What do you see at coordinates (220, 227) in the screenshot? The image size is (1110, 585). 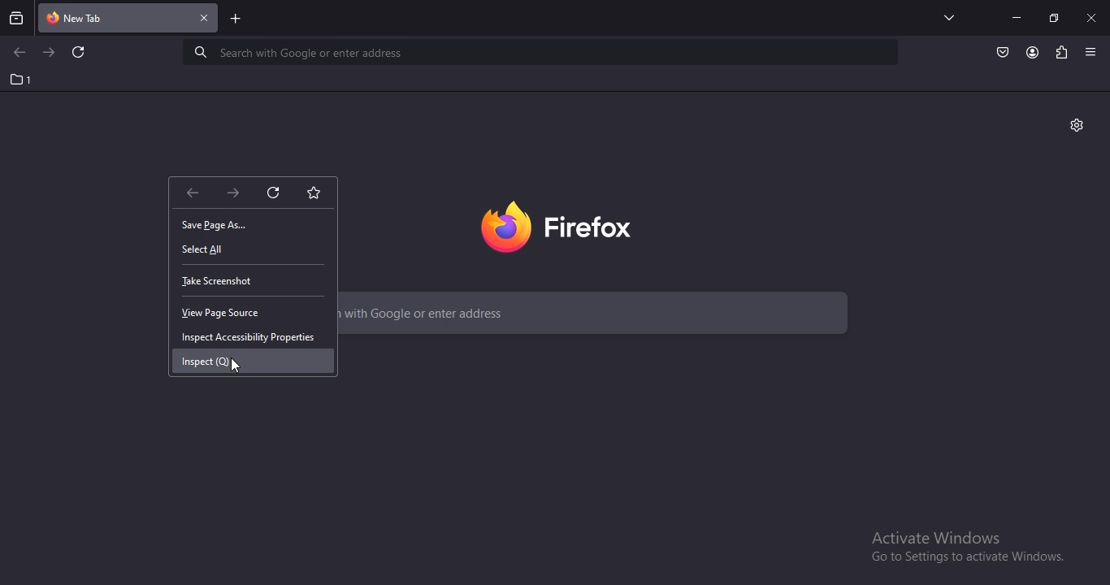 I see `save page as` at bounding box center [220, 227].